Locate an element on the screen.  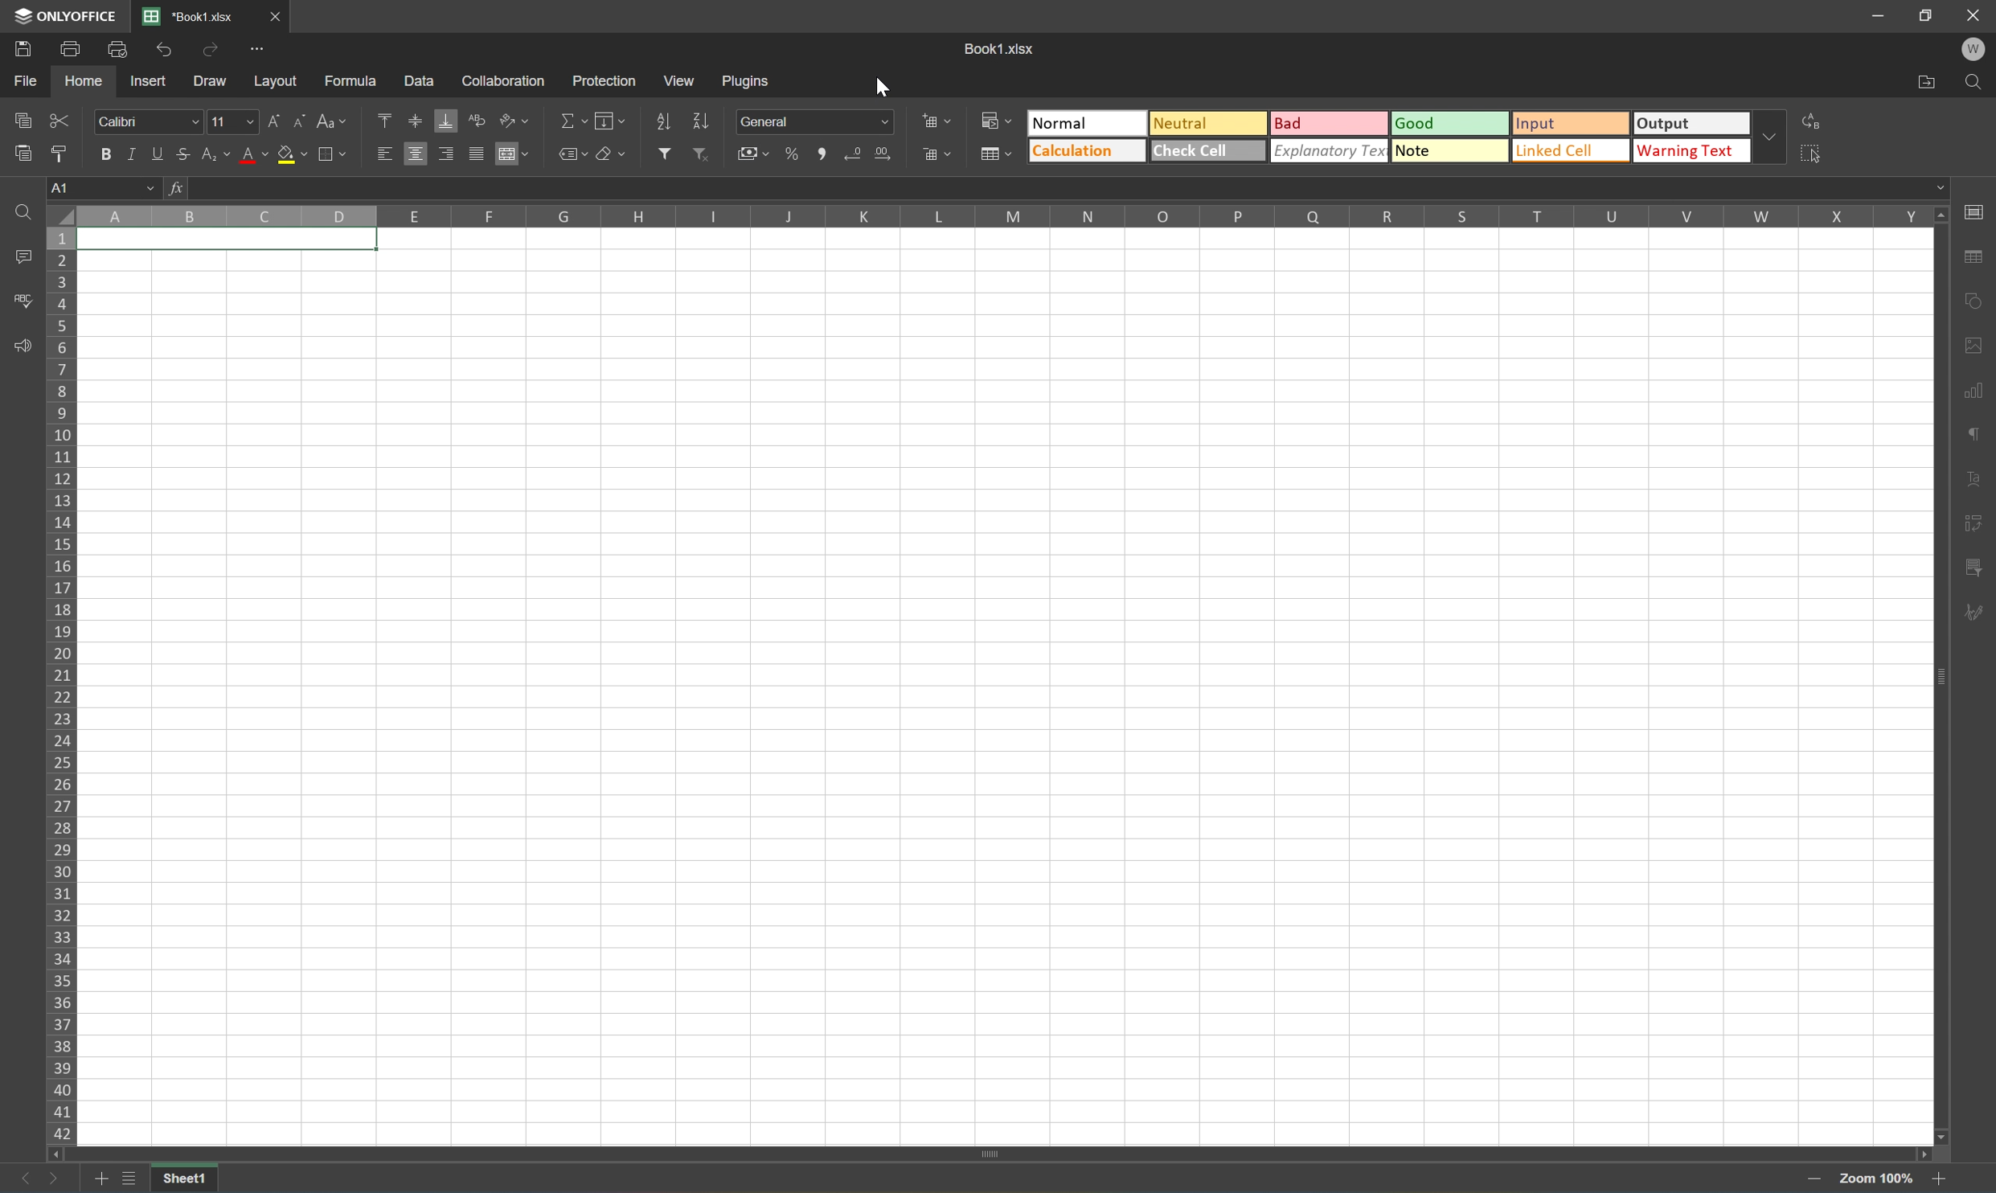
ONLYOFFICE is located at coordinates (63, 15).